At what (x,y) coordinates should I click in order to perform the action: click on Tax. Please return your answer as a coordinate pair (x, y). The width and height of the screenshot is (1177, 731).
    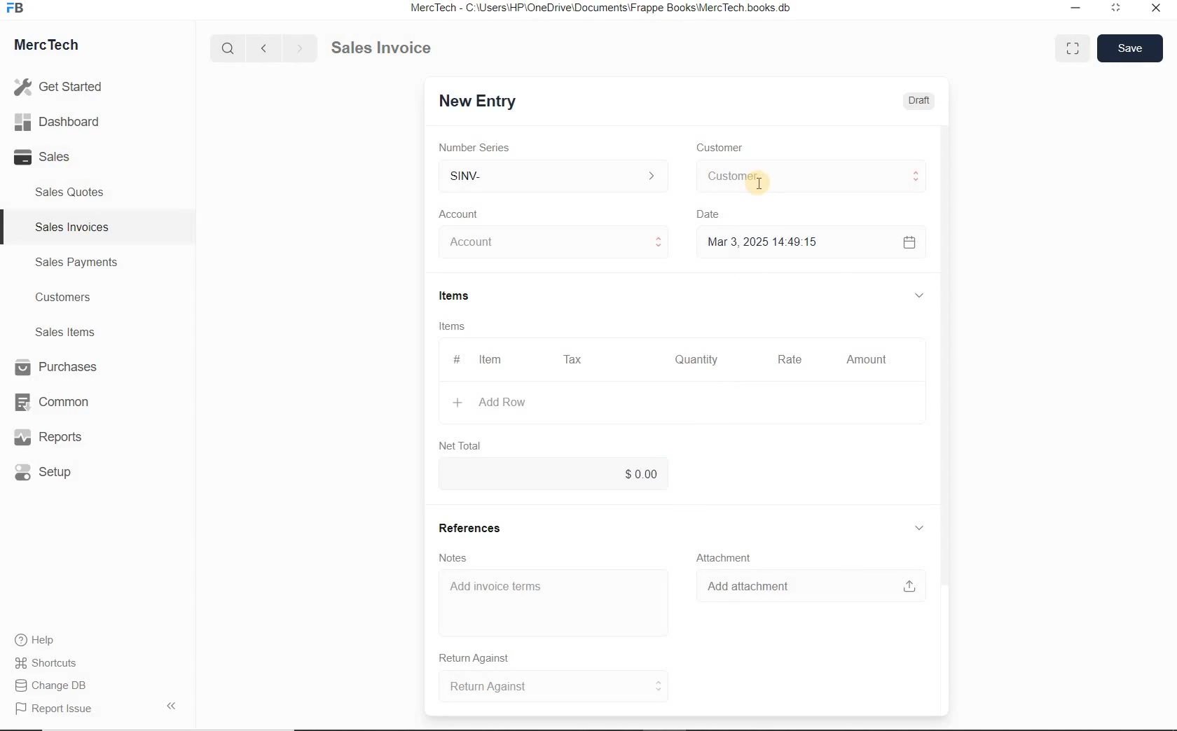
    Looking at the image, I should click on (573, 358).